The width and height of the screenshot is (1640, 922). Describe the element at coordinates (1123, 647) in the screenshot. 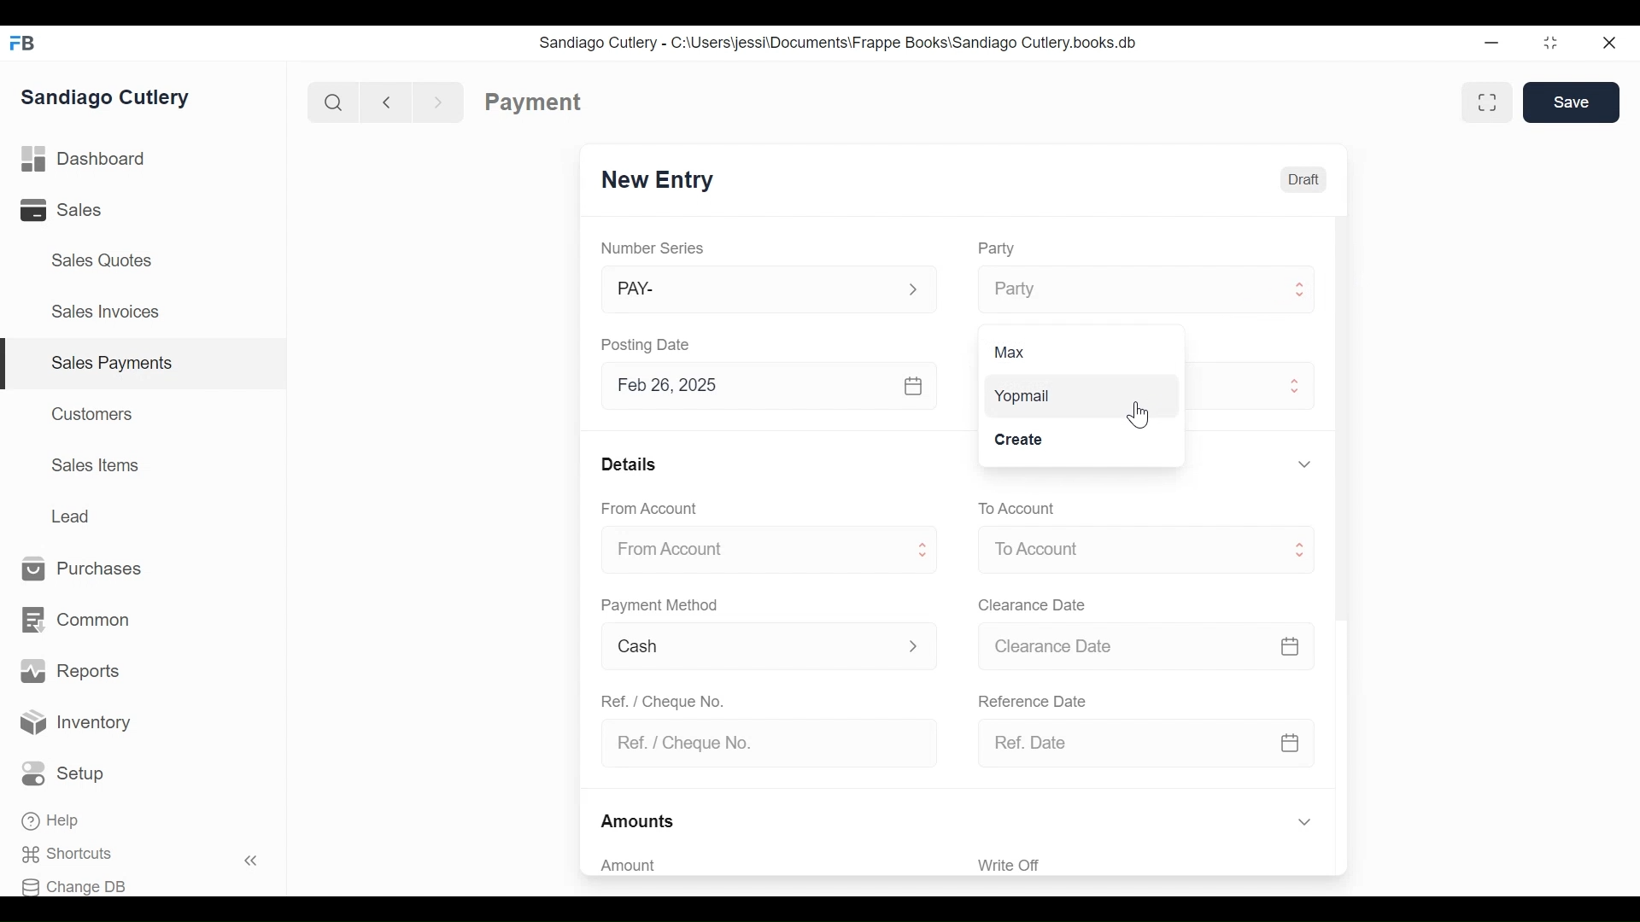

I see `Clearance Date` at that location.